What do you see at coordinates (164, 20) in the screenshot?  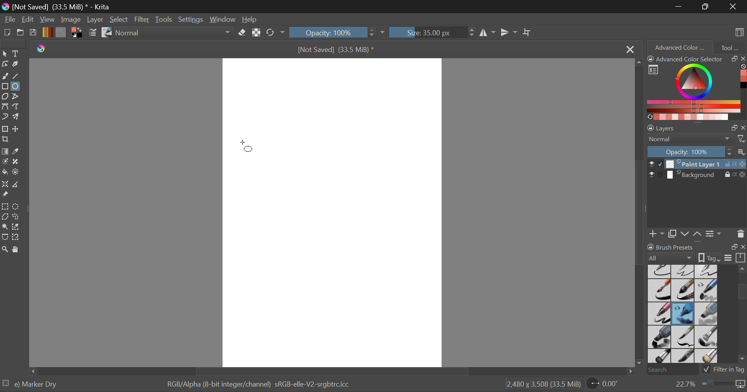 I see `Tools` at bounding box center [164, 20].